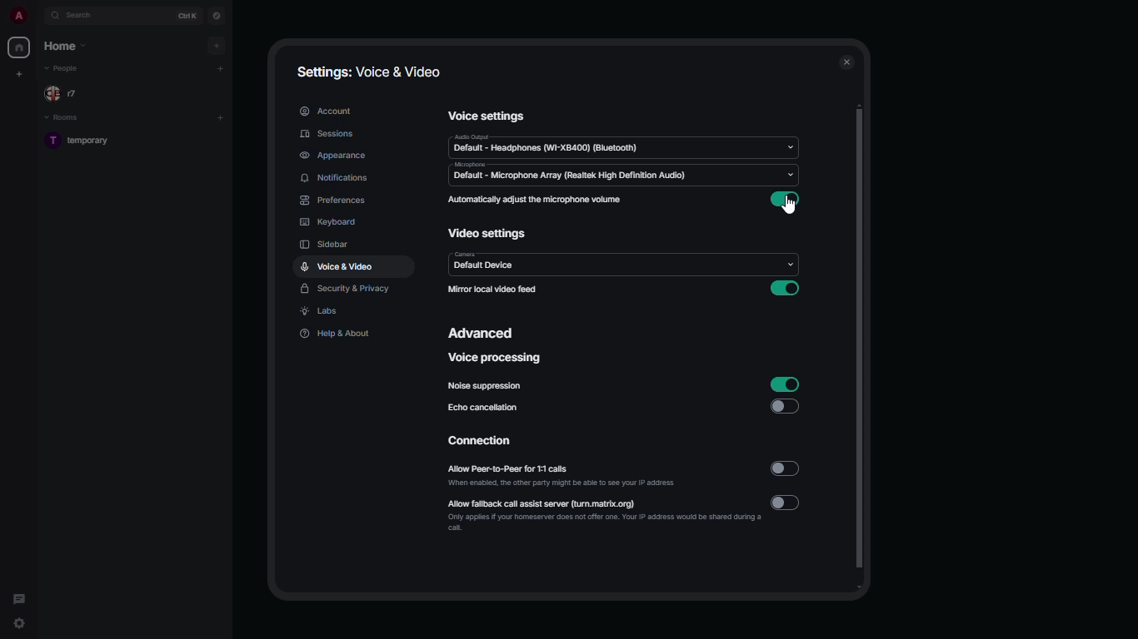 Image resolution: width=1138 pixels, height=639 pixels. What do you see at coordinates (19, 74) in the screenshot?
I see `create new space` at bounding box center [19, 74].